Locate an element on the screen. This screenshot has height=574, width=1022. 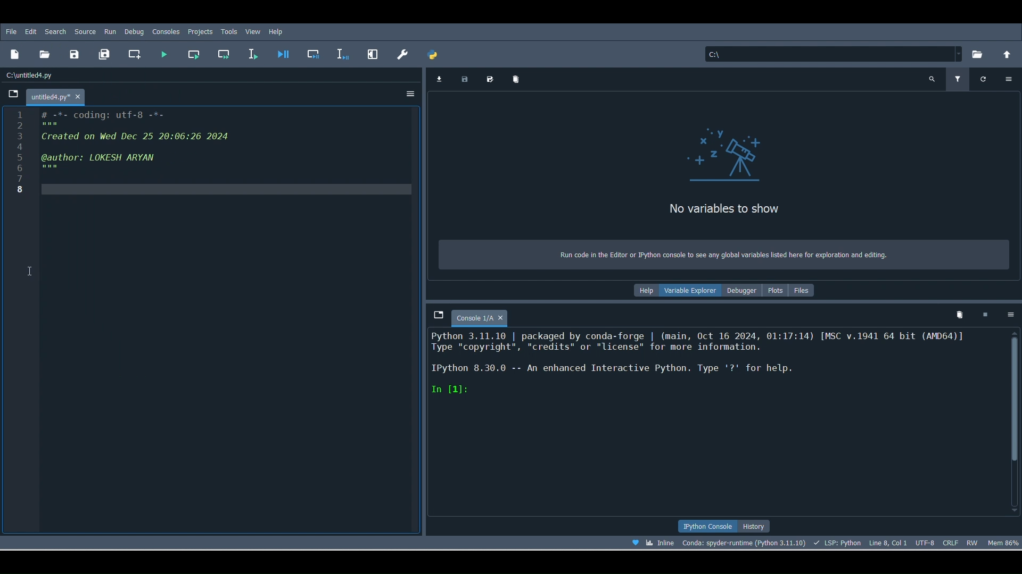
Interrupt kernel is located at coordinates (988, 314).